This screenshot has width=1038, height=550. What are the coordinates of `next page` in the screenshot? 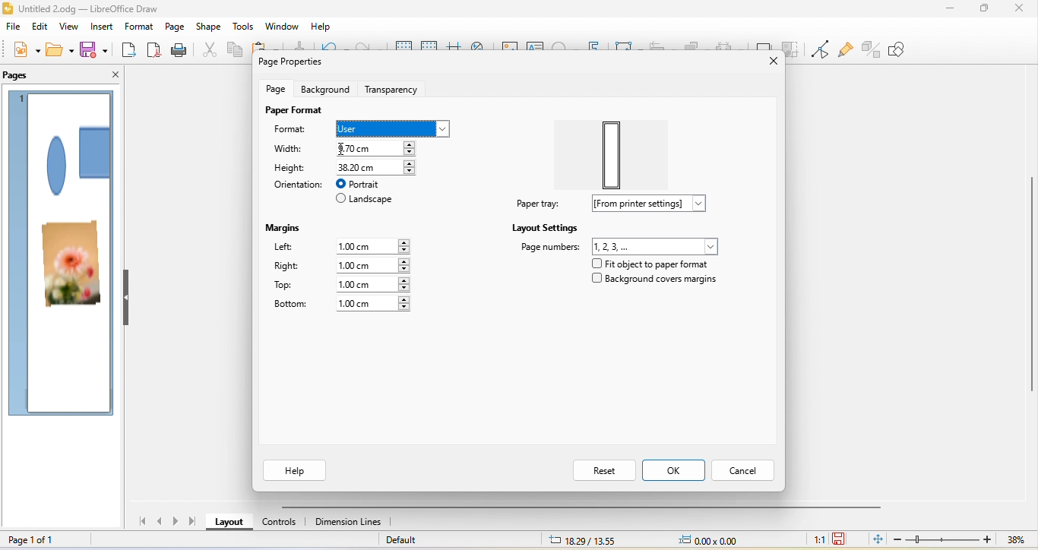 It's located at (176, 522).